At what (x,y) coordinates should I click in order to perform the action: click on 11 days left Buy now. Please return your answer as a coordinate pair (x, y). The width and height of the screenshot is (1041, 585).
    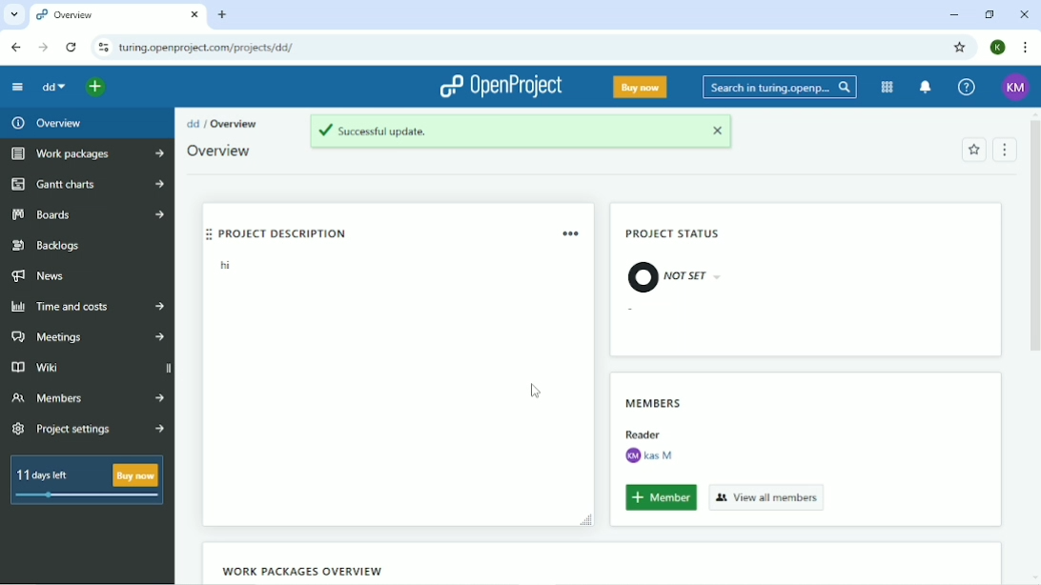
    Looking at the image, I should click on (87, 480).